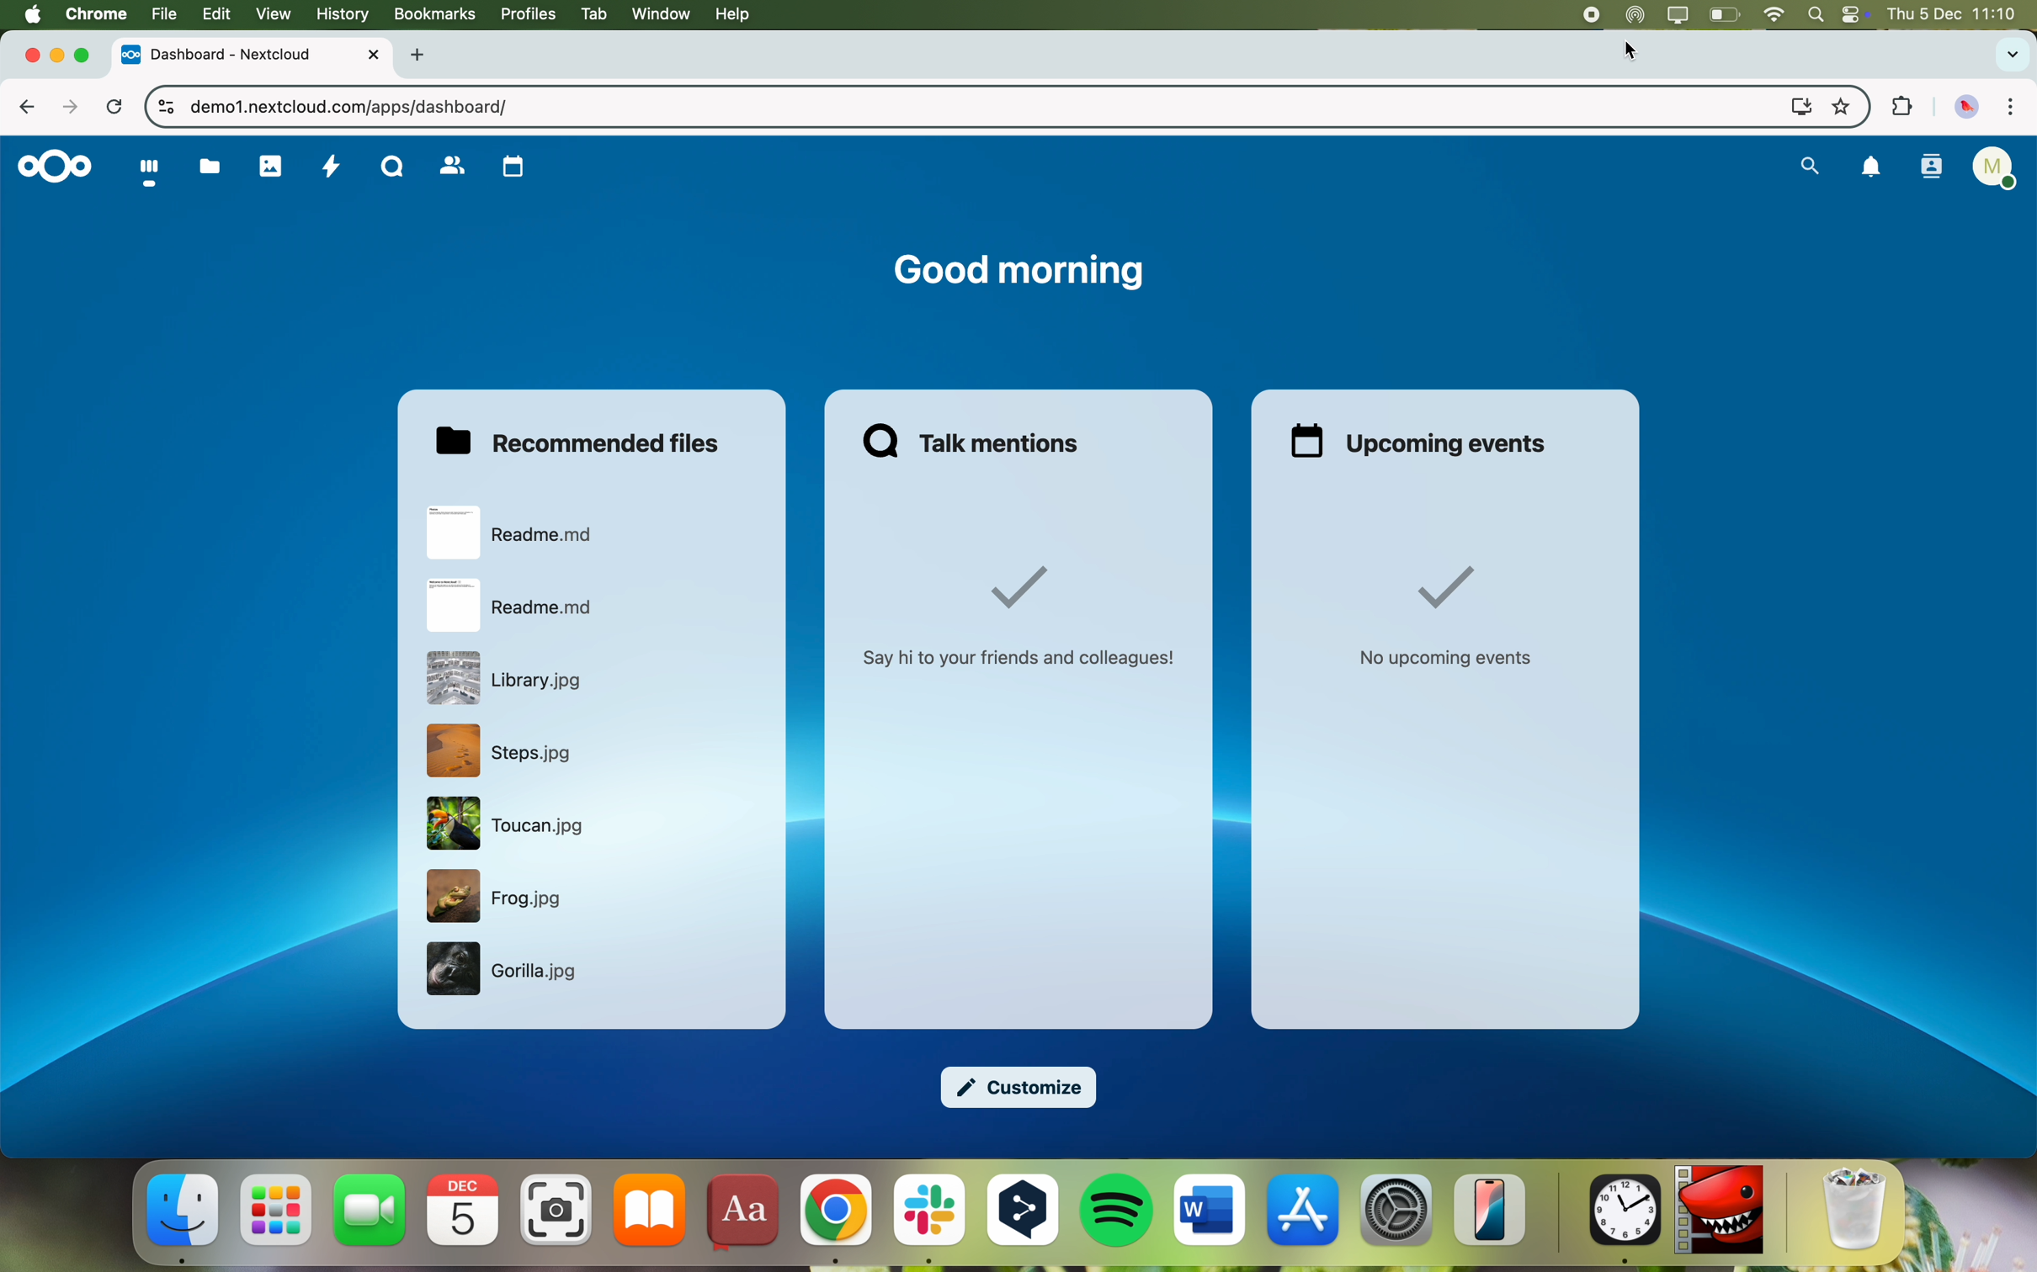 This screenshot has height=1272, width=2037. What do you see at coordinates (1841, 104) in the screenshot?
I see `favorites` at bounding box center [1841, 104].